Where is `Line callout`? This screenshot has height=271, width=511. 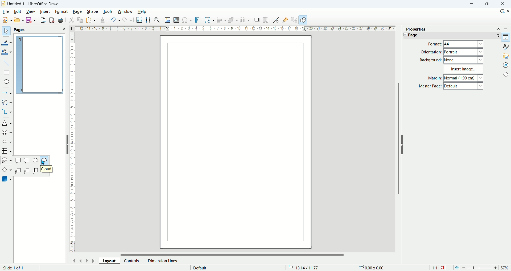 Line callout is located at coordinates (18, 170).